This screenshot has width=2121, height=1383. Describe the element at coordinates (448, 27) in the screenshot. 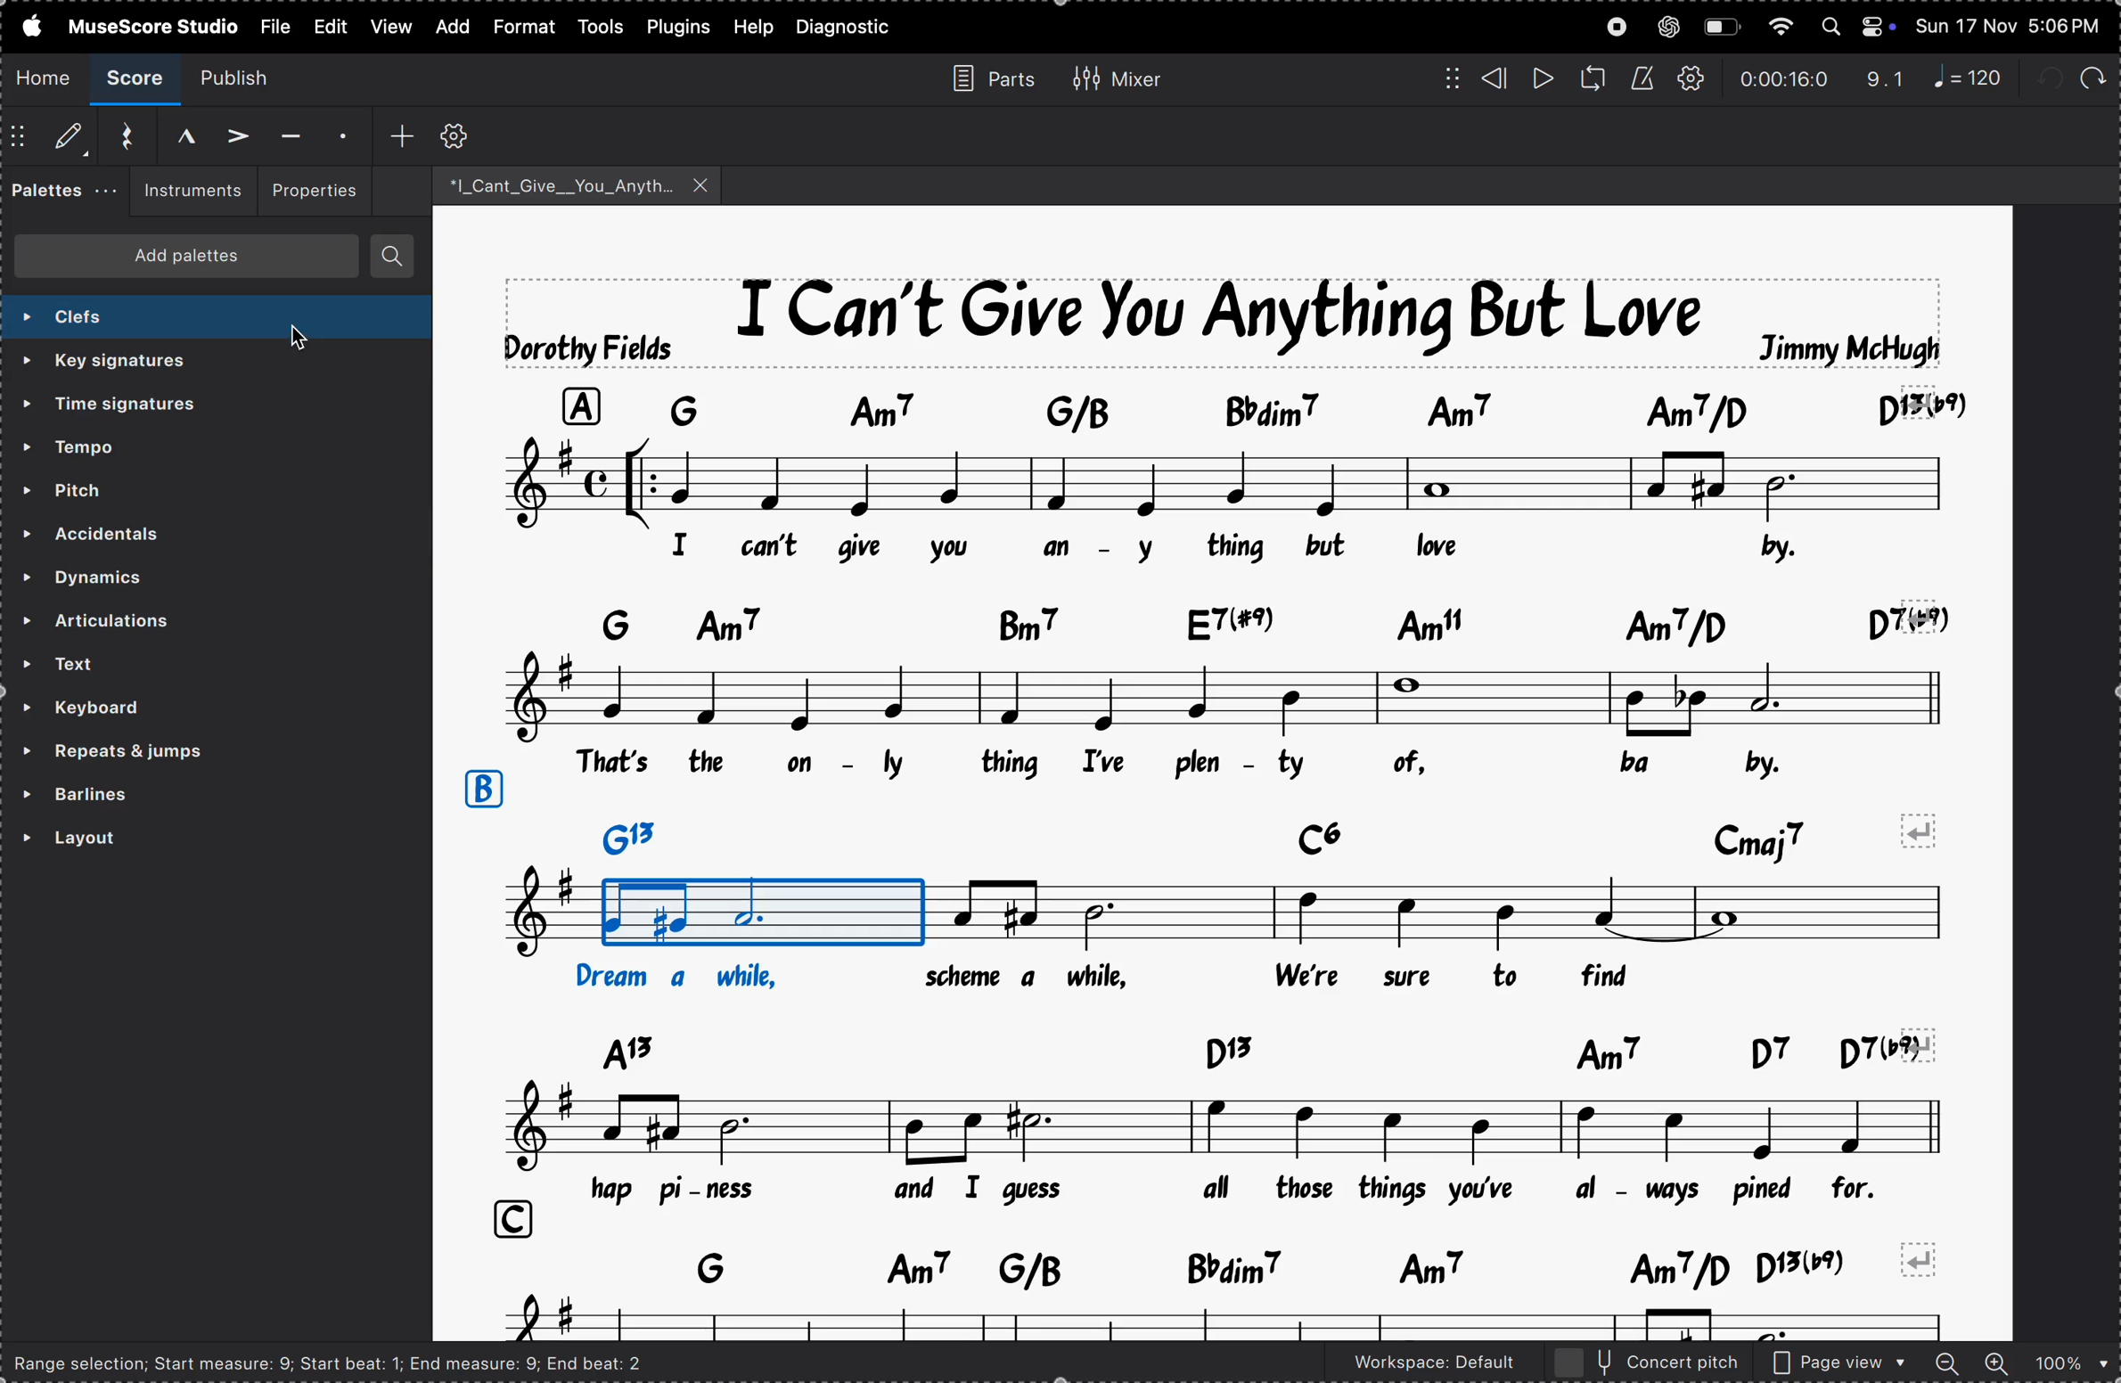

I see `add` at that location.